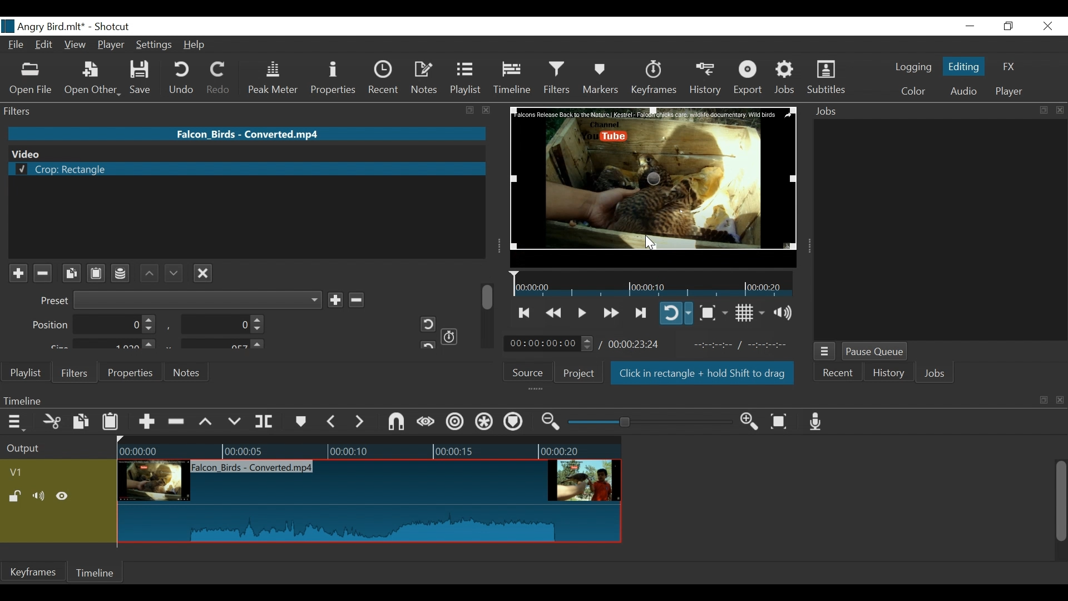 This screenshot has height=601, width=1068. I want to click on logging, so click(913, 68).